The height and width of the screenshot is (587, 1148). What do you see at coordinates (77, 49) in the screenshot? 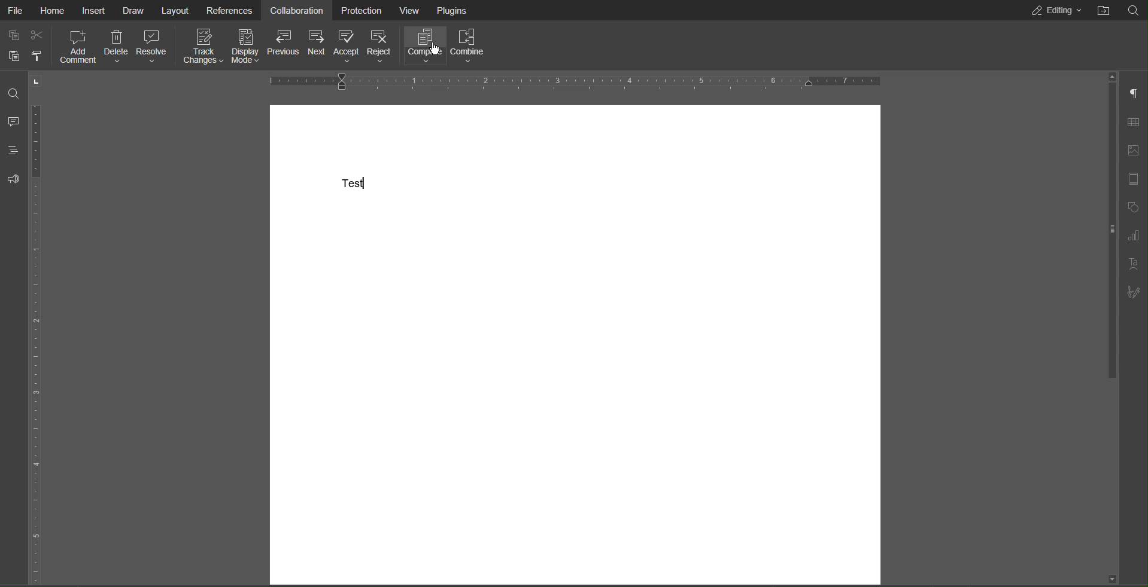
I see `Add Comment` at bounding box center [77, 49].